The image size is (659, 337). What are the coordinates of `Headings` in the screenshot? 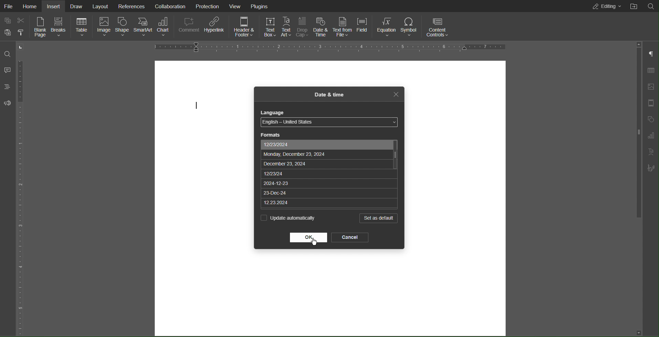 It's located at (8, 87).